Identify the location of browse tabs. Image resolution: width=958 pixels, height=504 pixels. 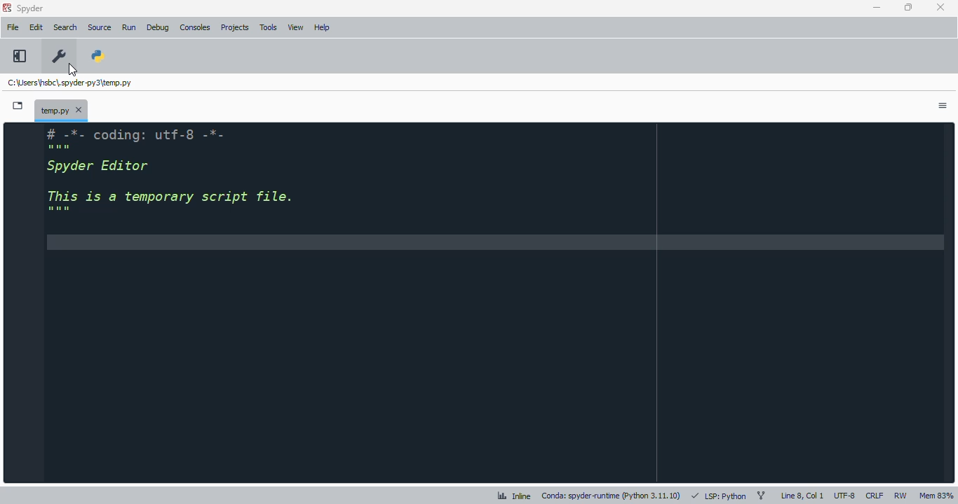
(18, 106).